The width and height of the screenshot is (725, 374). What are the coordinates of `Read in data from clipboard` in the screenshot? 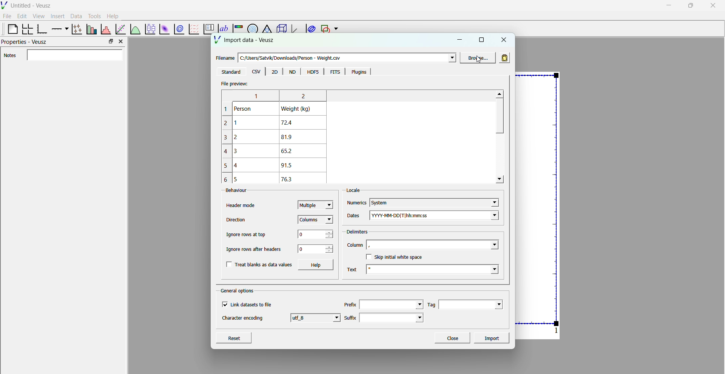 It's located at (506, 57).